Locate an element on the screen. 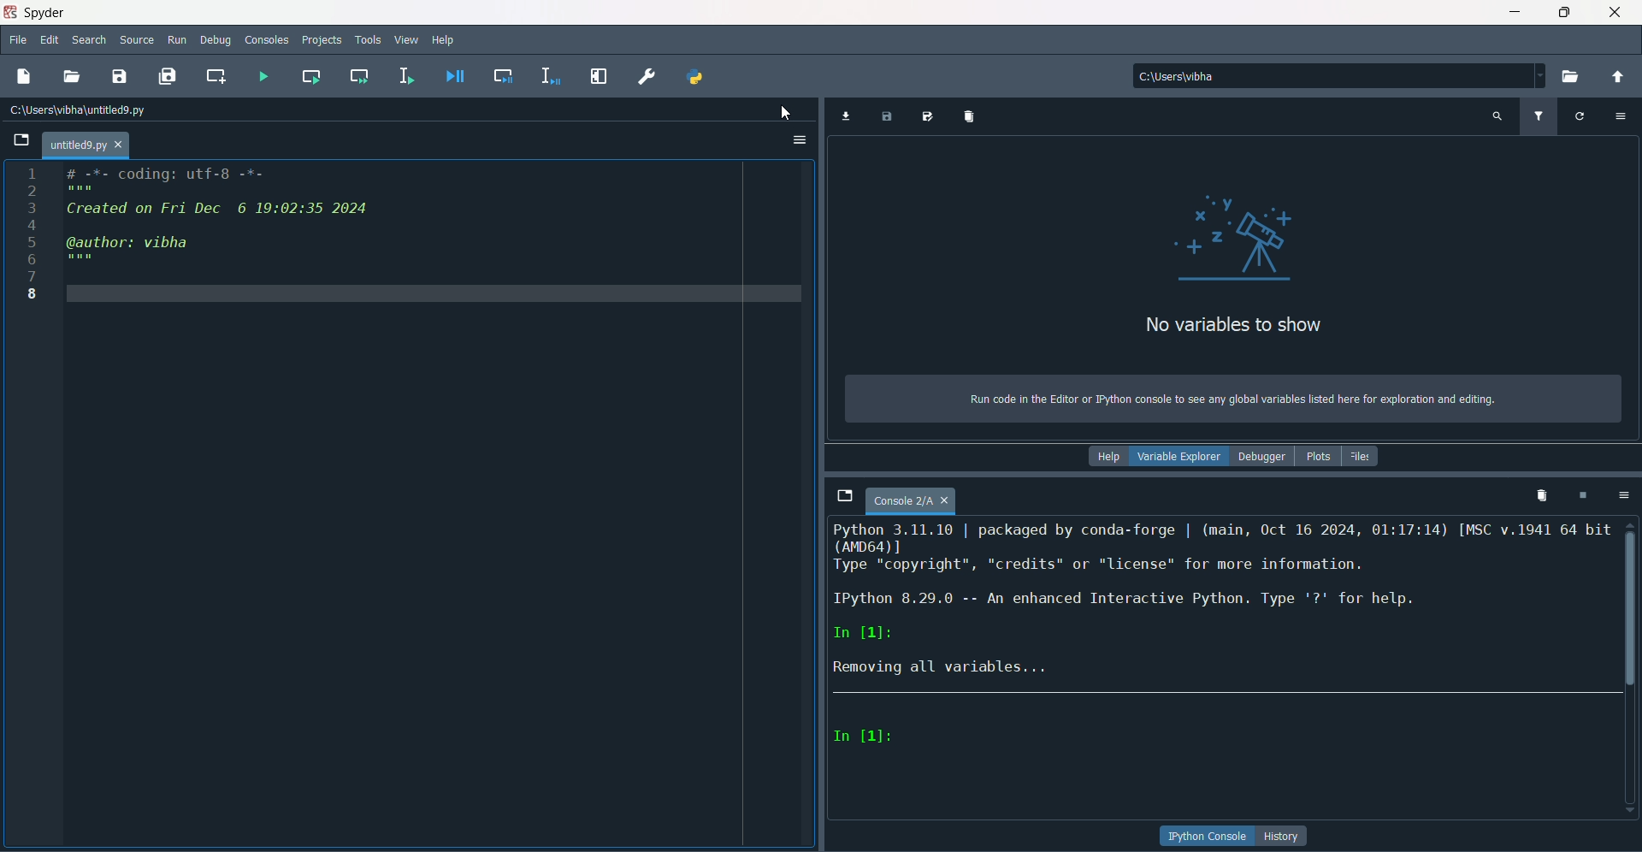  save file is located at coordinates (120, 75).